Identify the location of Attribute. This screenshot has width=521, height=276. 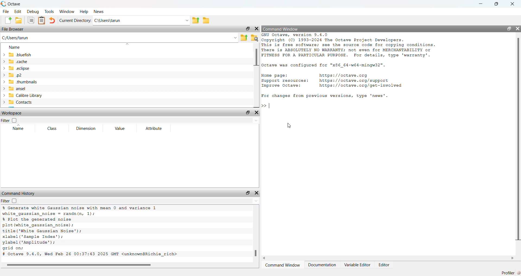
(154, 129).